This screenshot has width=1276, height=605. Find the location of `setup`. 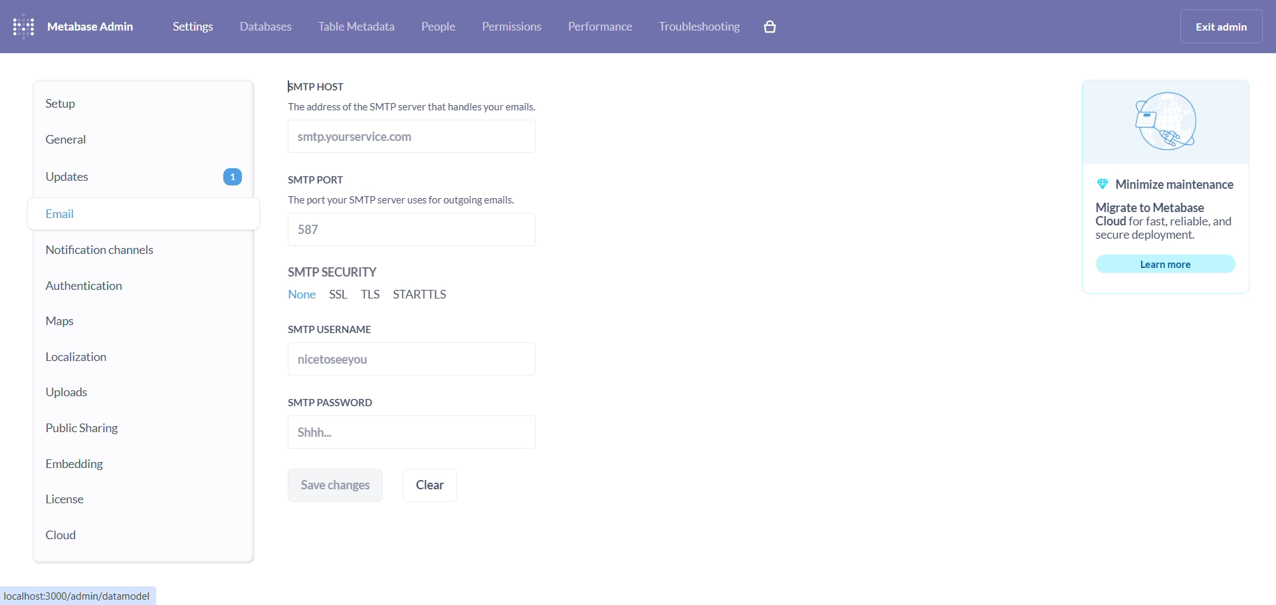

setup is located at coordinates (132, 103).